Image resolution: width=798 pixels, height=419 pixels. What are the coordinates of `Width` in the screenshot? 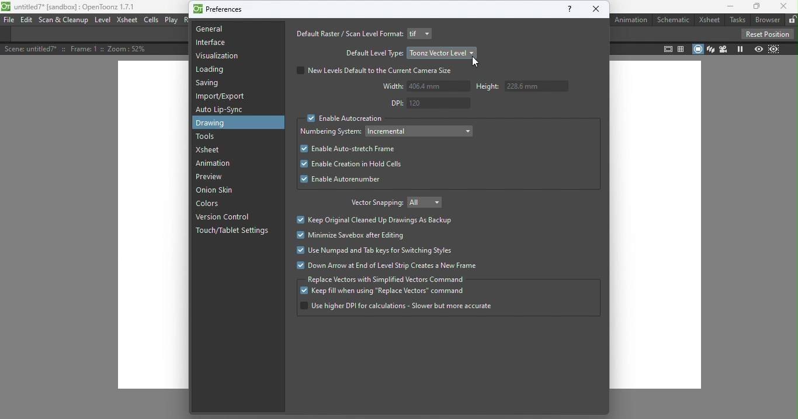 It's located at (421, 87).